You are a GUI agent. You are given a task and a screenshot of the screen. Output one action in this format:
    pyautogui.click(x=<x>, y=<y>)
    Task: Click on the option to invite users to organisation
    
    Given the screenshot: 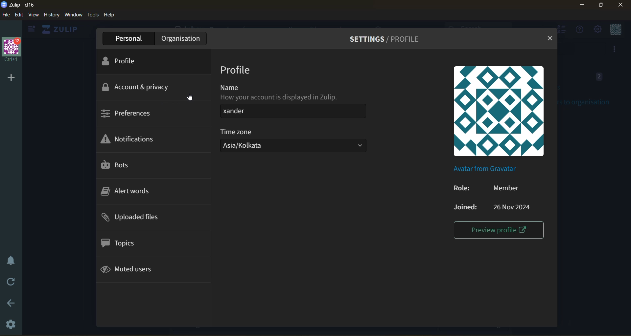 What is the action you would take?
    pyautogui.click(x=615, y=50)
    